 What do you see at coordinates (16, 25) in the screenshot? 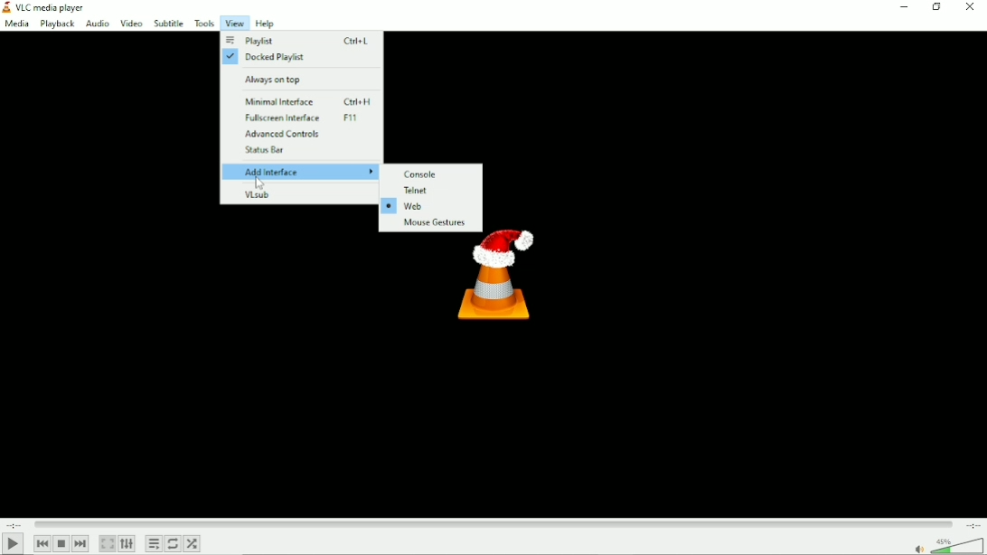
I see `media` at bounding box center [16, 25].